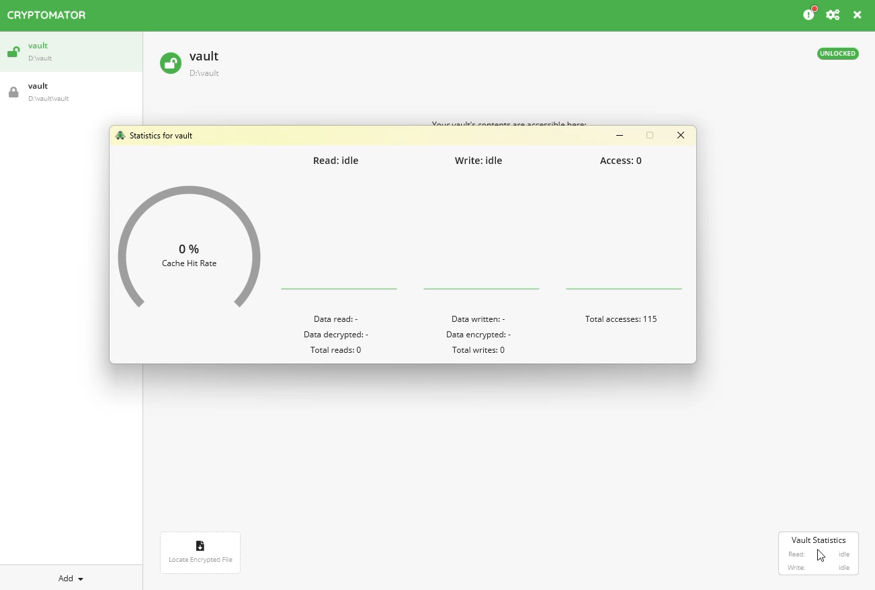 The width and height of the screenshot is (875, 590). What do you see at coordinates (337, 350) in the screenshot?
I see `total reads` at bounding box center [337, 350].